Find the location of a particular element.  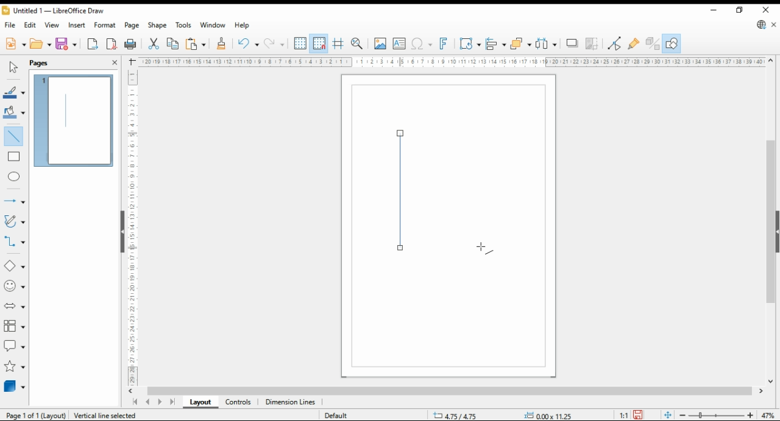

decrease zoom is located at coordinates (681, 414).